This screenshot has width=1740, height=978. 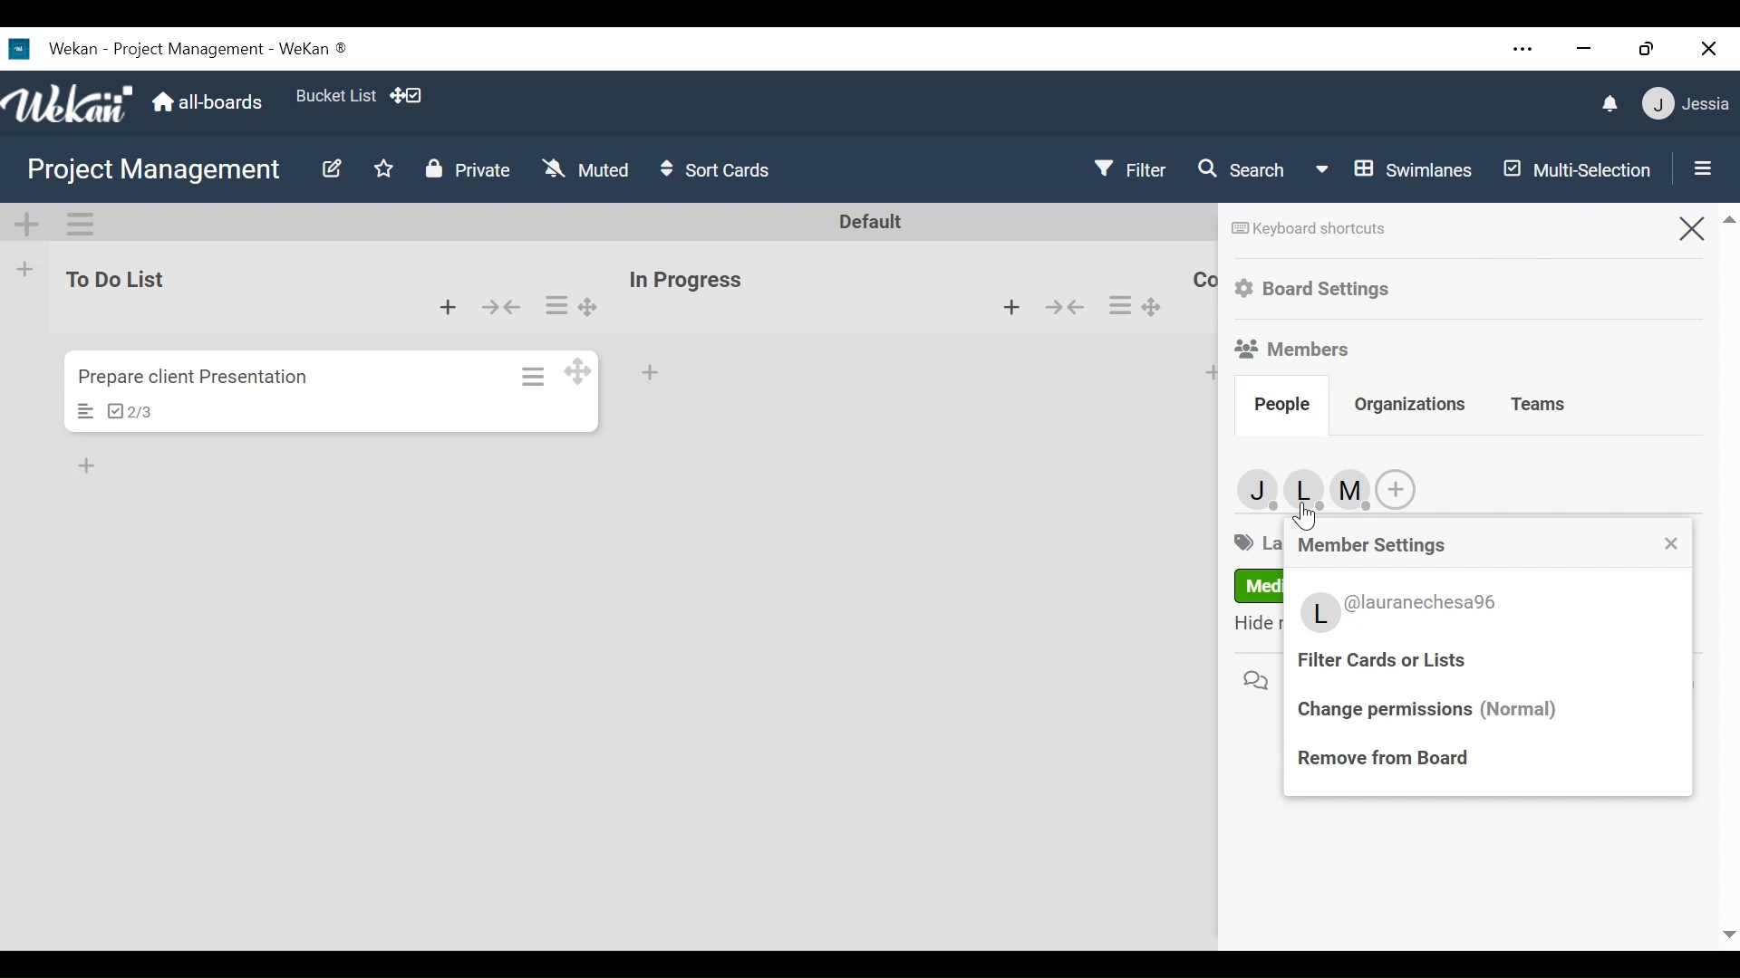 What do you see at coordinates (333, 94) in the screenshot?
I see `bucket list` at bounding box center [333, 94].